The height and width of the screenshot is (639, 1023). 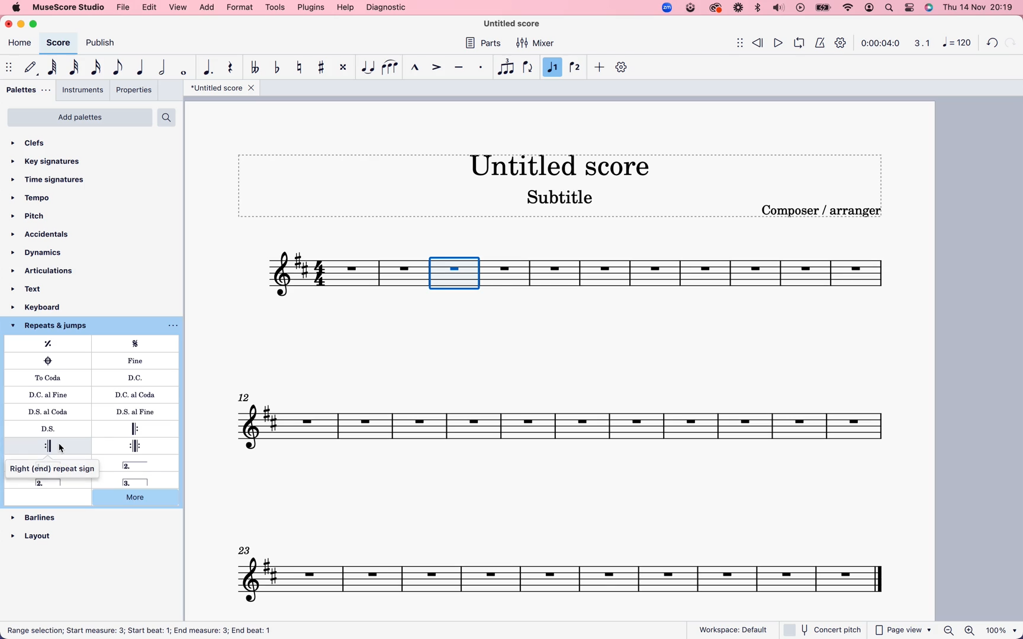 I want to click on page view, so click(x=903, y=630).